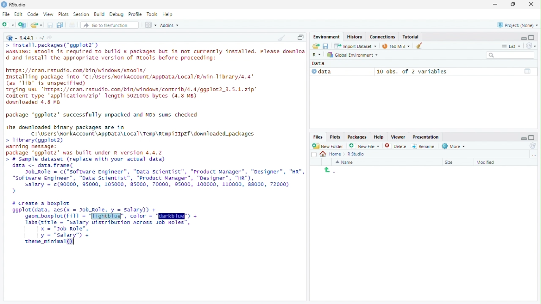 This screenshot has height=304, width=541. I want to click on View by list, so click(511, 46).